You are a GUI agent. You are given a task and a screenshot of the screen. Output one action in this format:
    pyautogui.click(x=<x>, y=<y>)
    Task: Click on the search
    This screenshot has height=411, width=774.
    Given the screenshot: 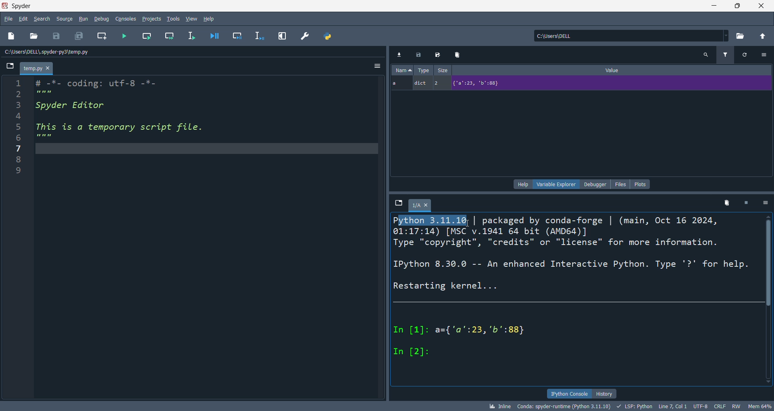 What is the action you would take?
    pyautogui.click(x=40, y=19)
    